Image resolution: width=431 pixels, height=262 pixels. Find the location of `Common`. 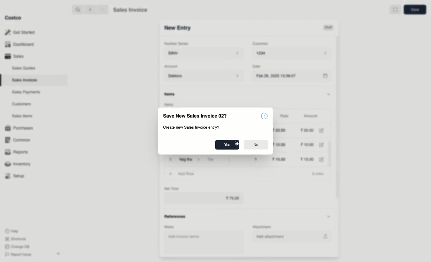

Common is located at coordinates (20, 140).